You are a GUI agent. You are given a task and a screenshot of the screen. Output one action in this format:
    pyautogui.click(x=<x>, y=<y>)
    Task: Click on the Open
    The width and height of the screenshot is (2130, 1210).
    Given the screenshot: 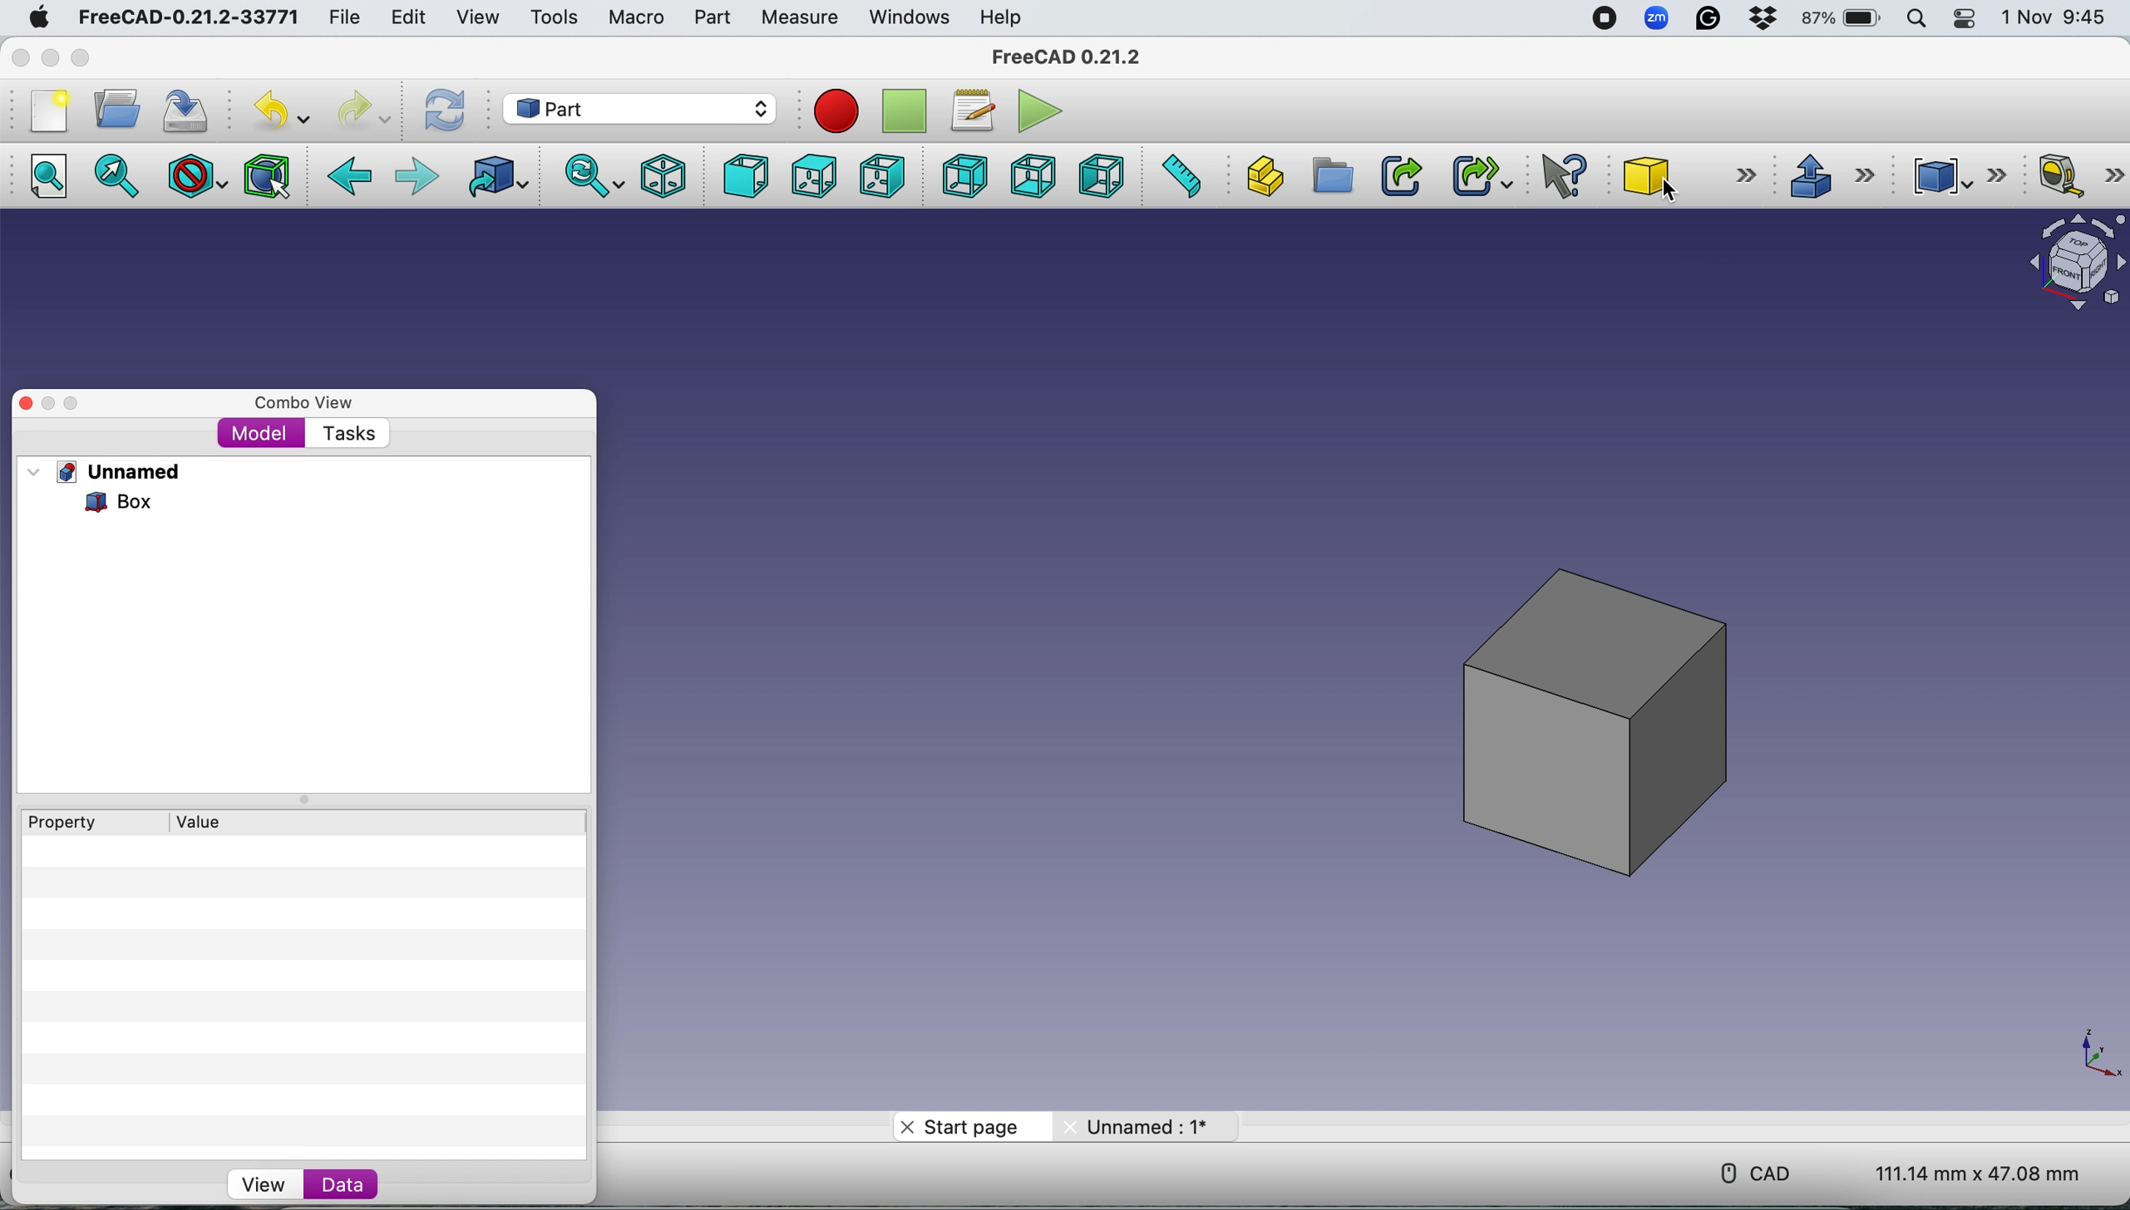 What is the action you would take?
    pyautogui.click(x=117, y=108)
    